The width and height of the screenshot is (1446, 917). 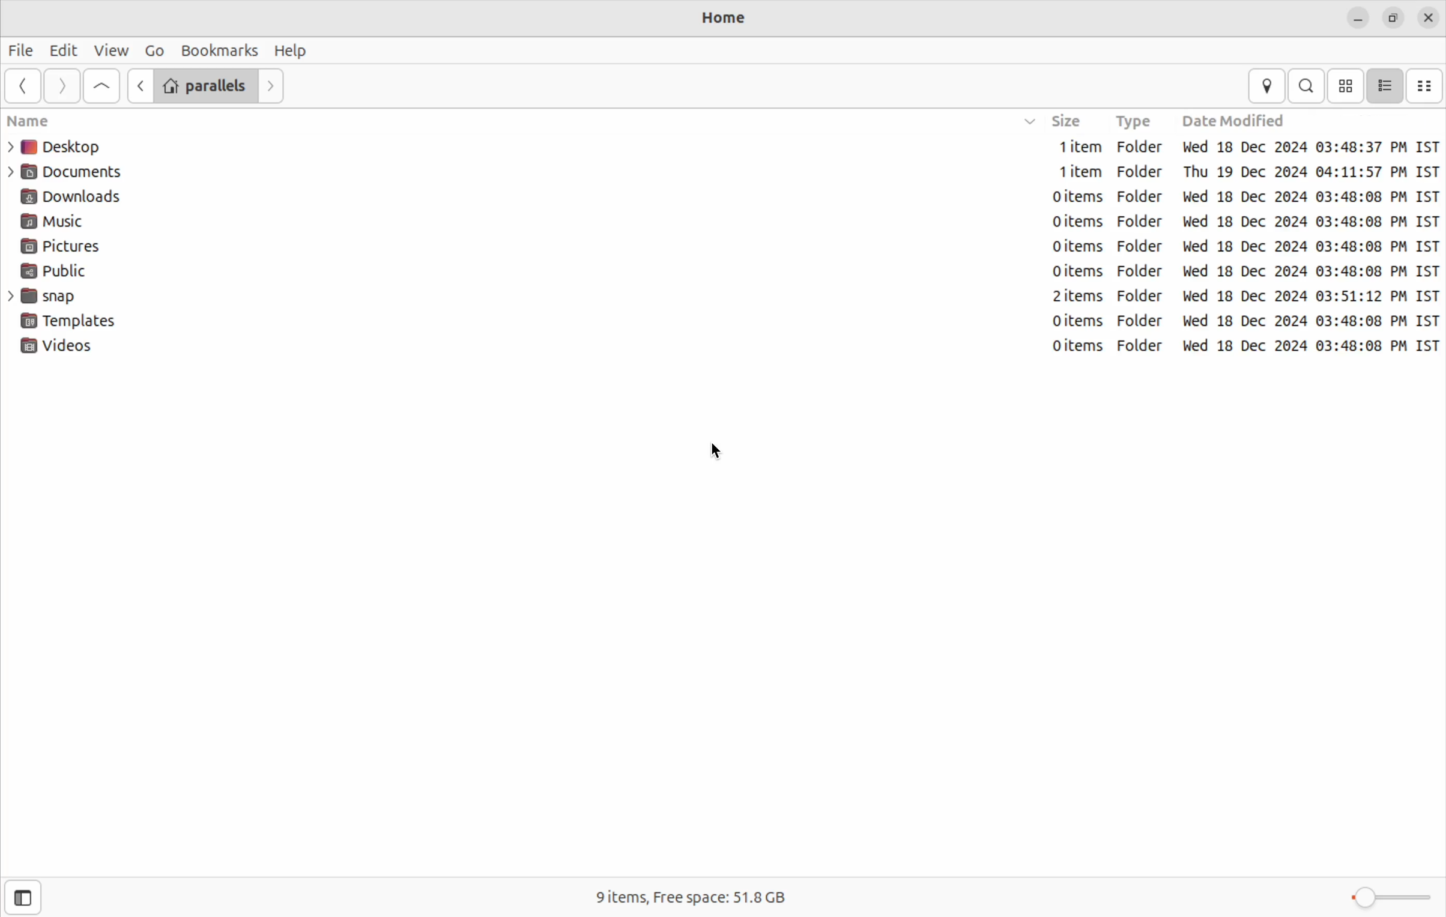 I want to click on Templates, so click(x=69, y=322).